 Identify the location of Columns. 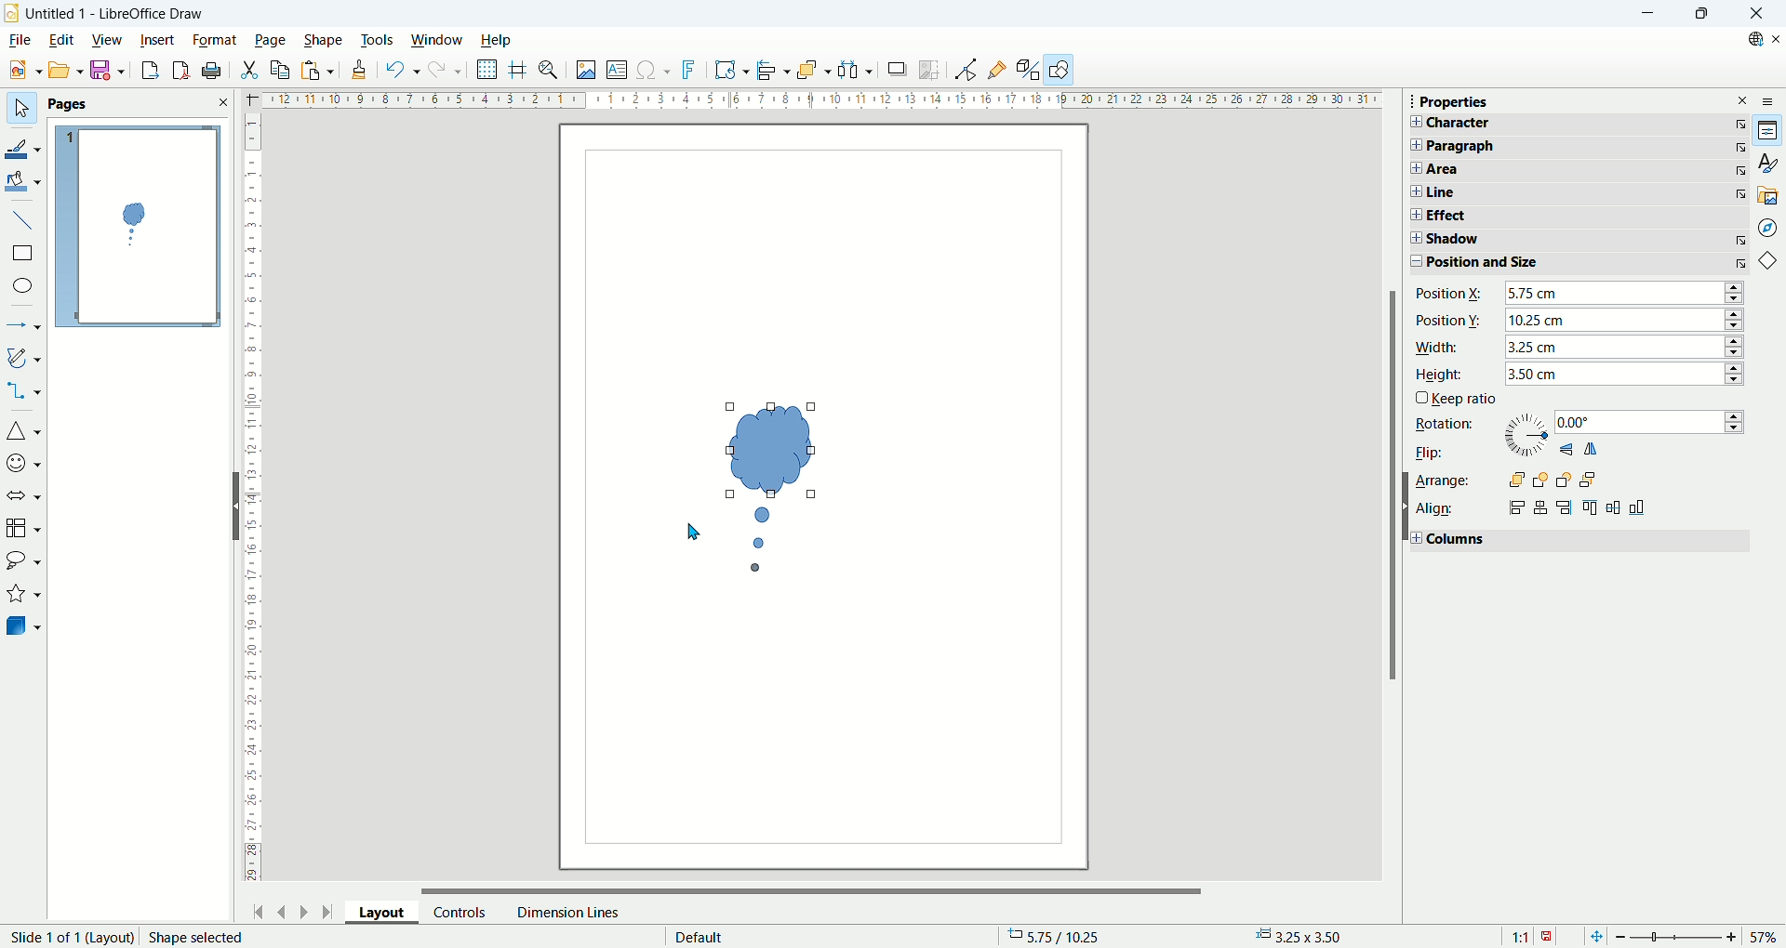
(1460, 539).